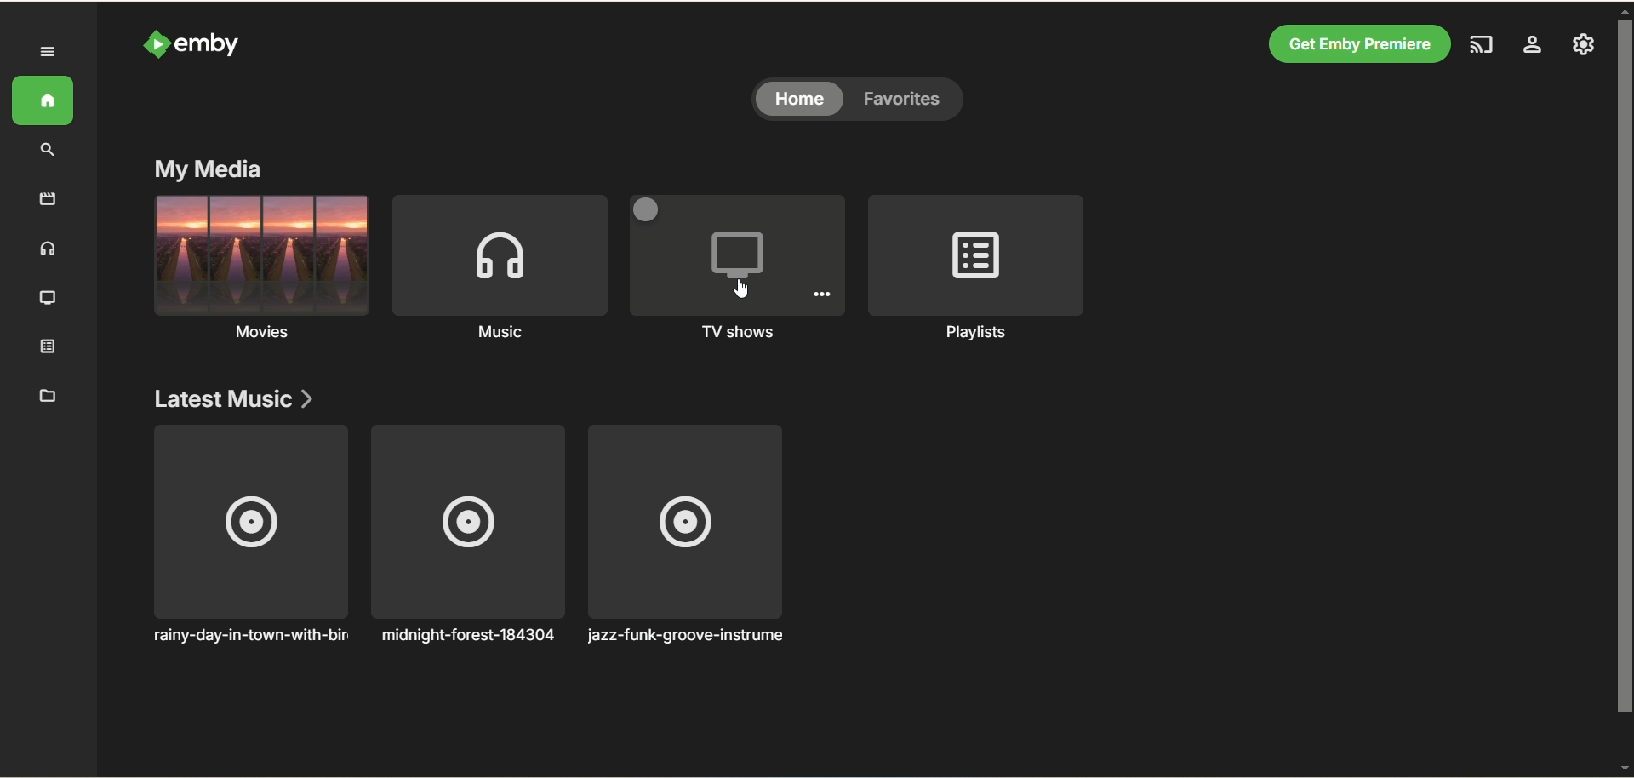 The width and height of the screenshot is (1634, 778). What do you see at coordinates (229, 398) in the screenshot?
I see `latest music` at bounding box center [229, 398].